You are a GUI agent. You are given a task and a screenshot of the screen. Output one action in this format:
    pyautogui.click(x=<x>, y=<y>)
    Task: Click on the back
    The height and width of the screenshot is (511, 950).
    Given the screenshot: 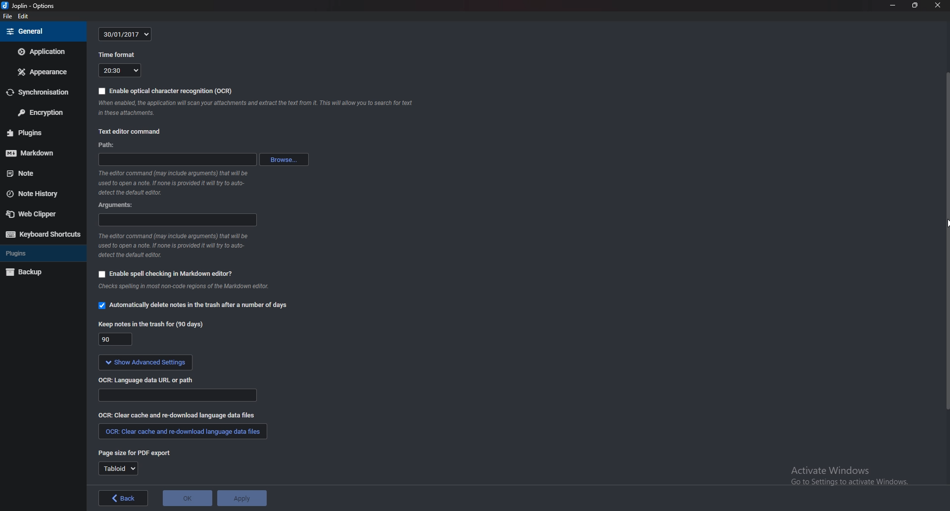 What is the action you would take?
    pyautogui.click(x=123, y=498)
    